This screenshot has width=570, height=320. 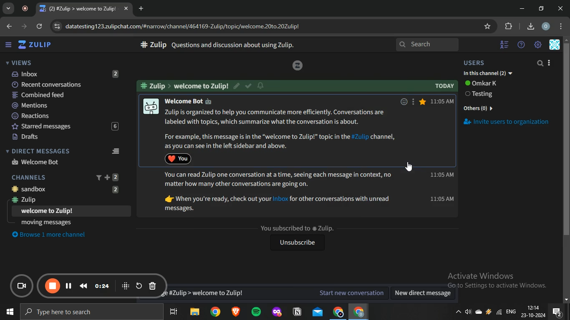 I want to click on bookmark this page, so click(x=488, y=26).